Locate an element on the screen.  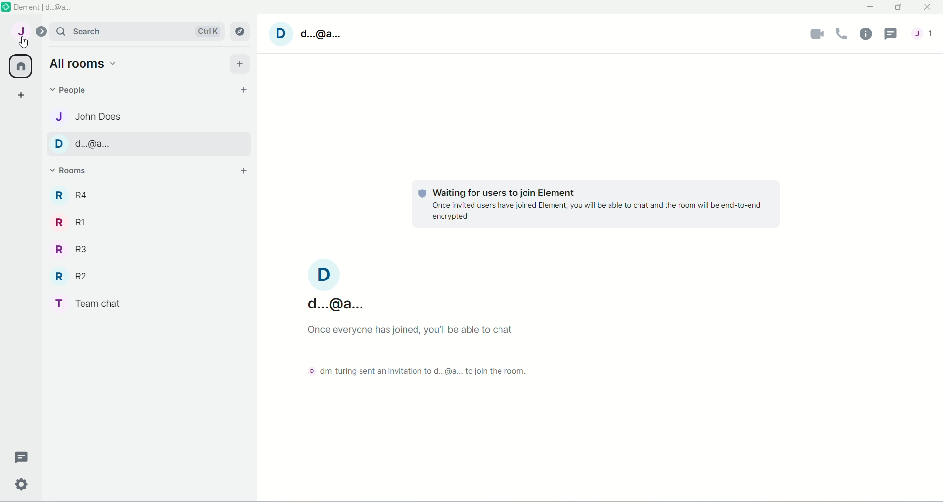
Element d@a is located at coordinates (46, 9).